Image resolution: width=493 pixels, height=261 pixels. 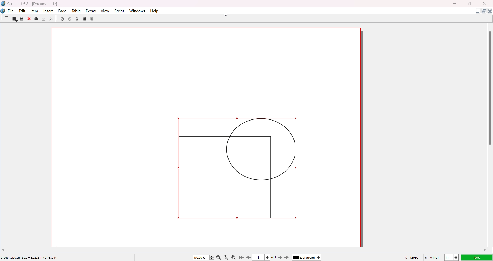 I want to click on Logo, so click(x=3, y=4).